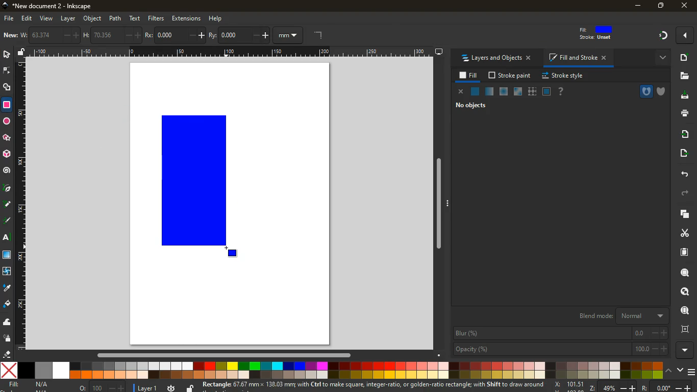 The image size is (697, 392). I want to click on new, so click(686, 58).